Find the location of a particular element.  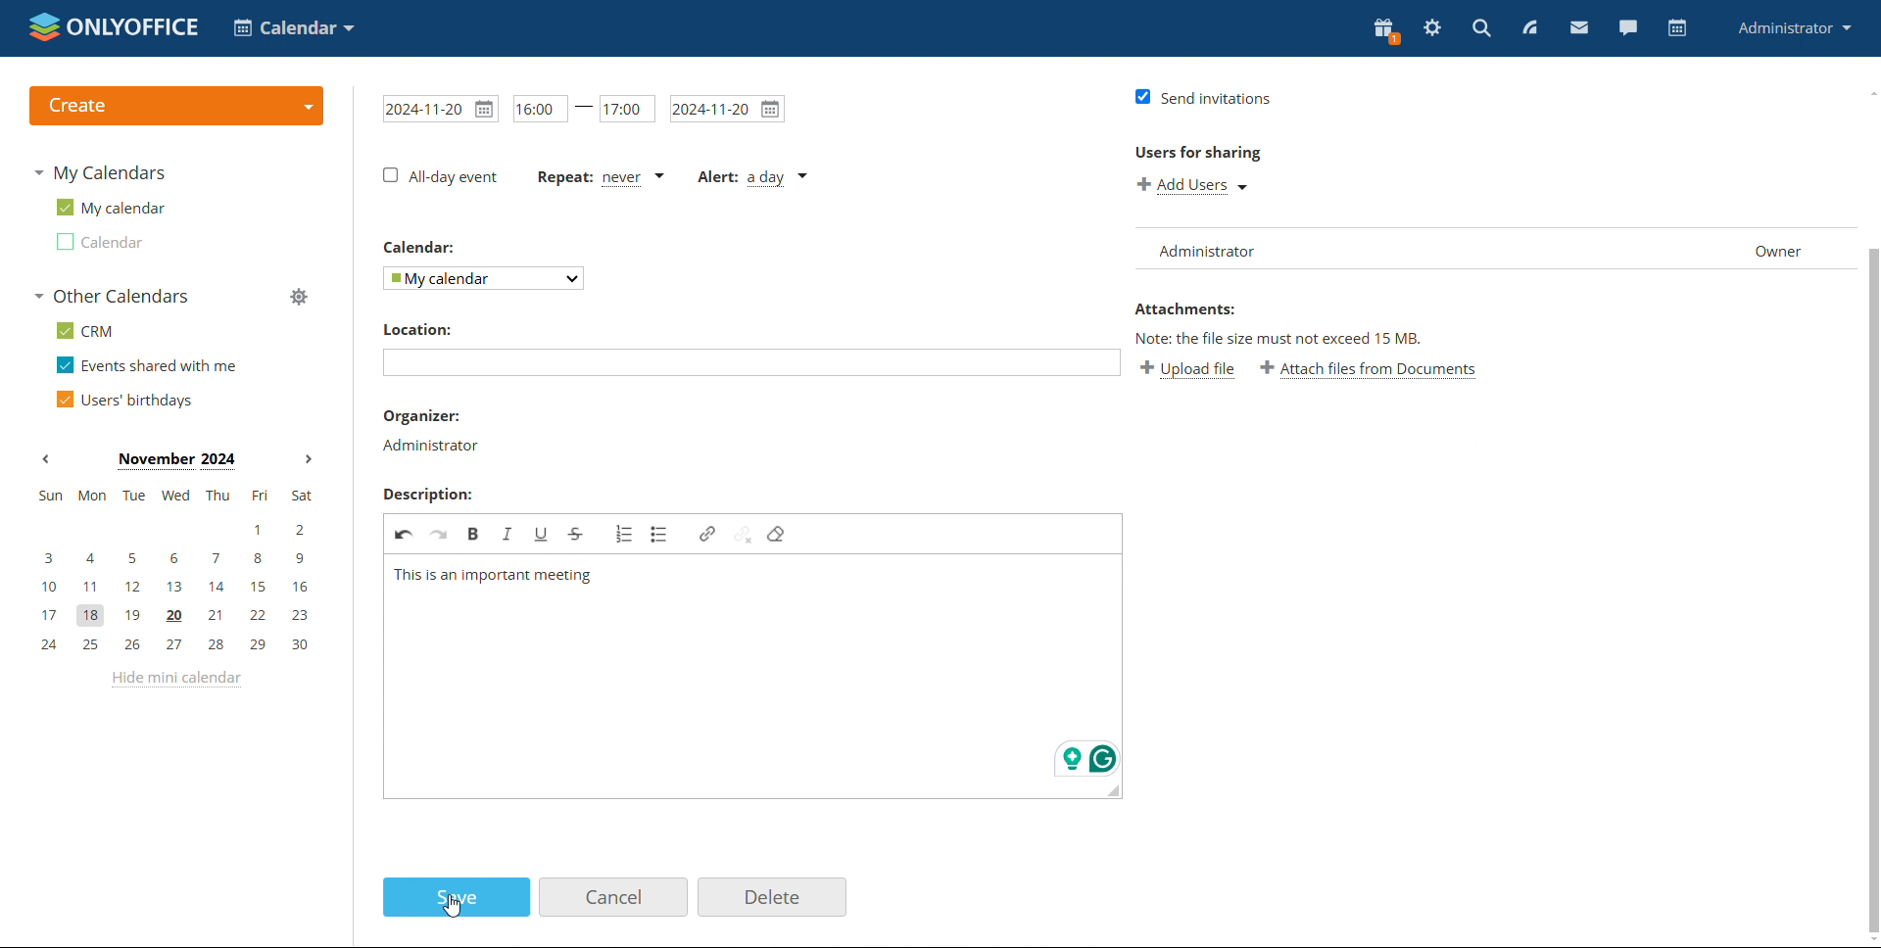

cancel is located at coordinates (613, 897).